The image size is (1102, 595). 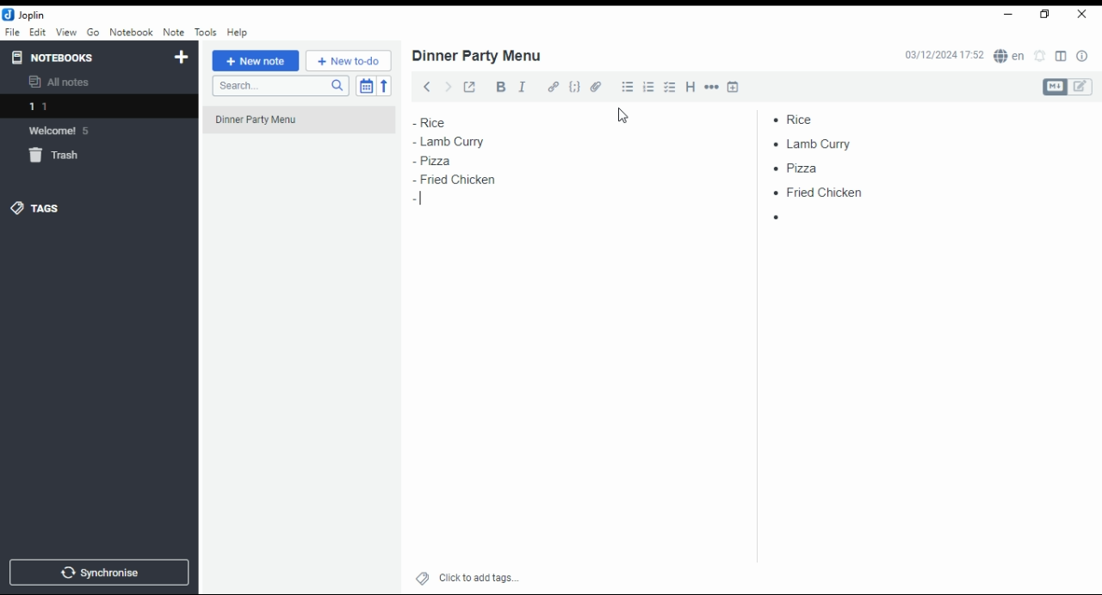 I want to click on numbered list, so click(x=651, y=87).